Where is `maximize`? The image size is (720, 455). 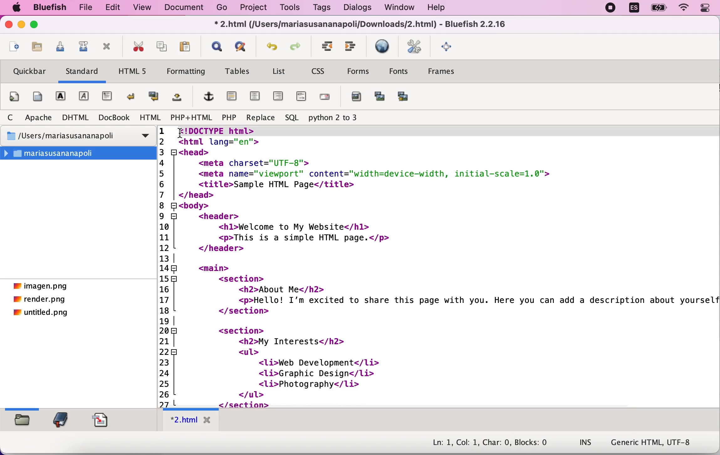
maximize is located at coordinates (38, 25).